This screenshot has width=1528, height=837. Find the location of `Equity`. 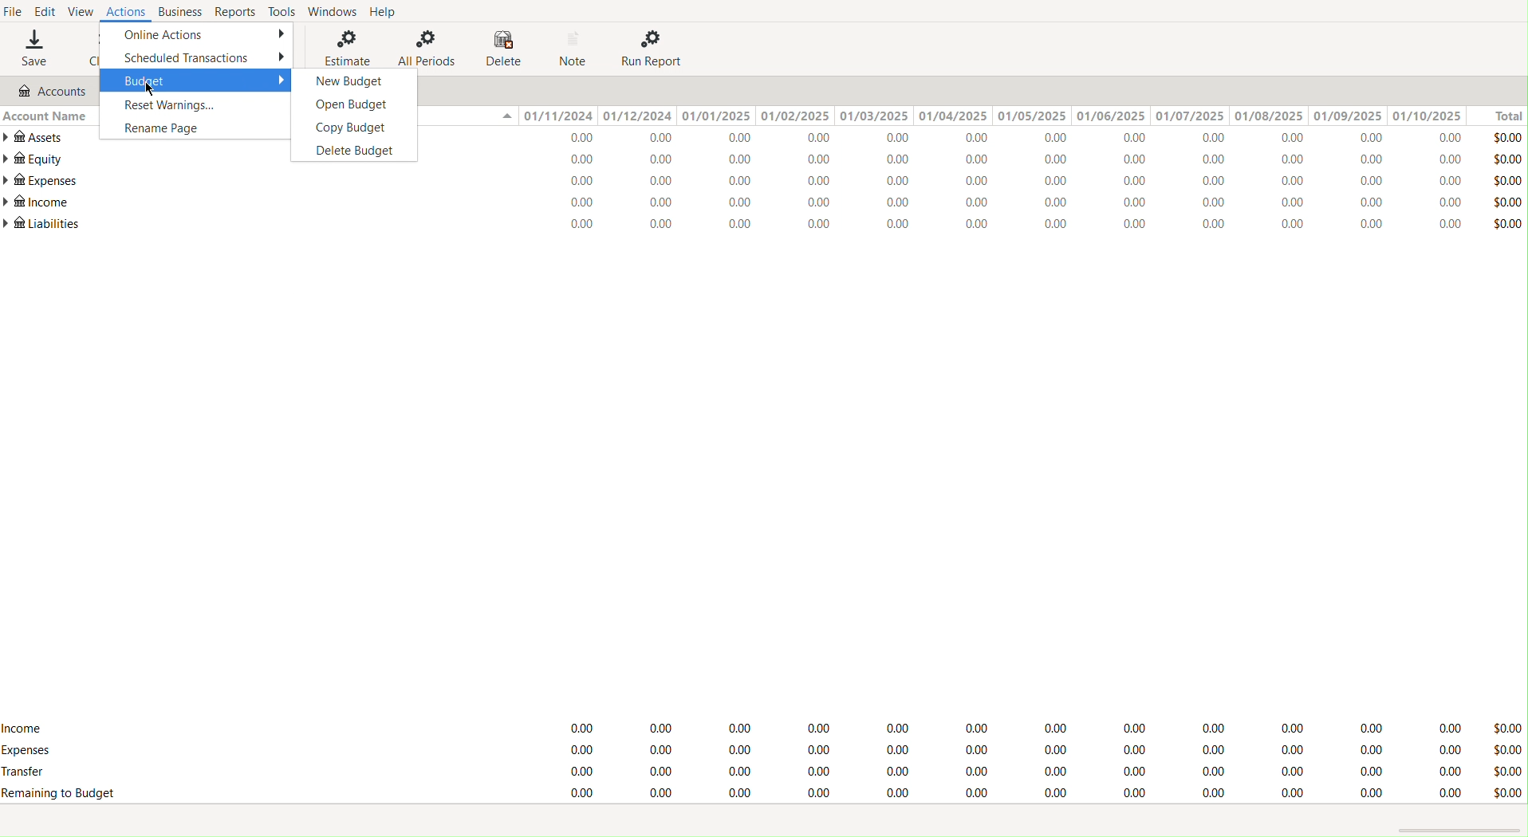

Equity is located at coordinates (33, 159).